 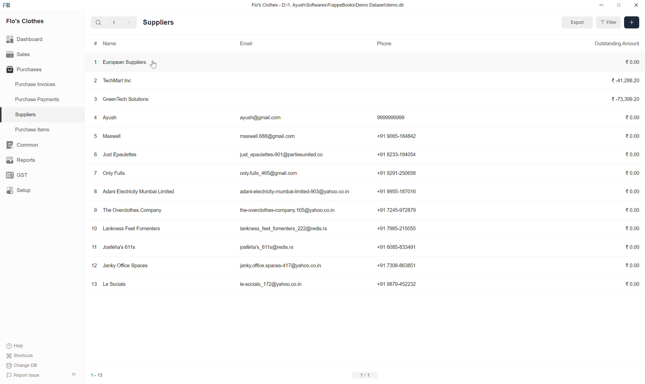 What do you see at coordinates (26, 375) in the screenshot?
I see `Report Issue` at bounding box center [26, 375].